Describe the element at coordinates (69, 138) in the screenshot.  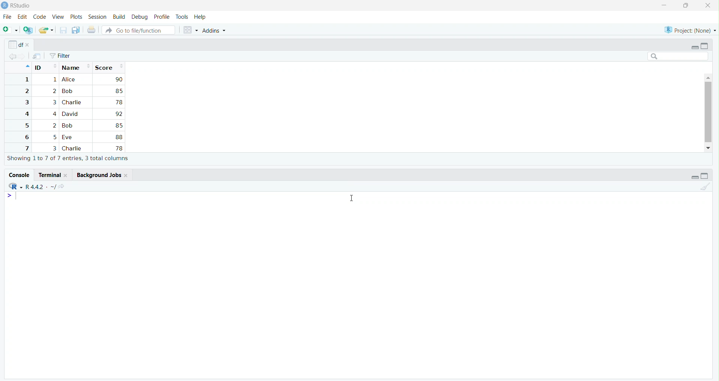
I see `Eve` at that location.